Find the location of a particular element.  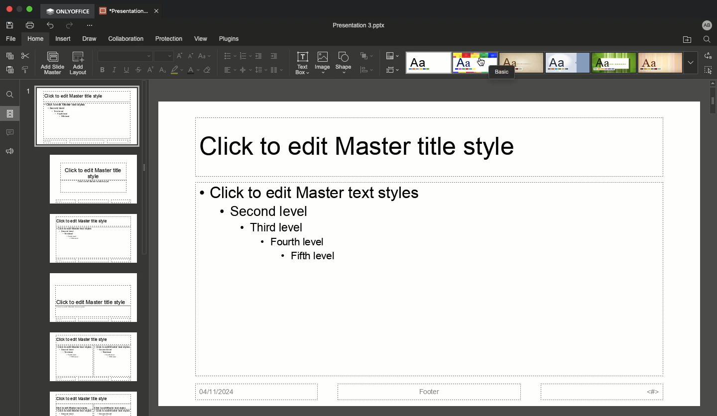

Customize quick access toolbar is located at coordinates (89, 26).